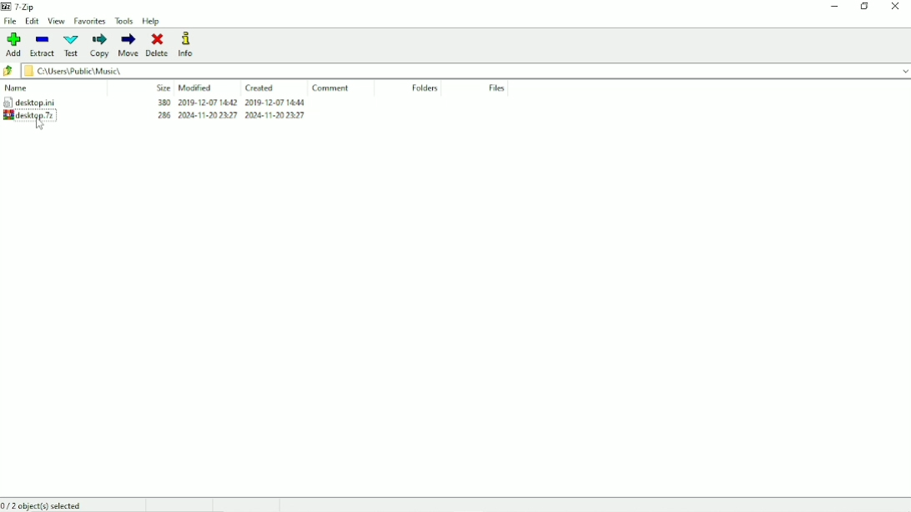 The image size is (911, 512). Describe the element at coordinates (98, 45) in the screenshot. I see `Copy` at that location.